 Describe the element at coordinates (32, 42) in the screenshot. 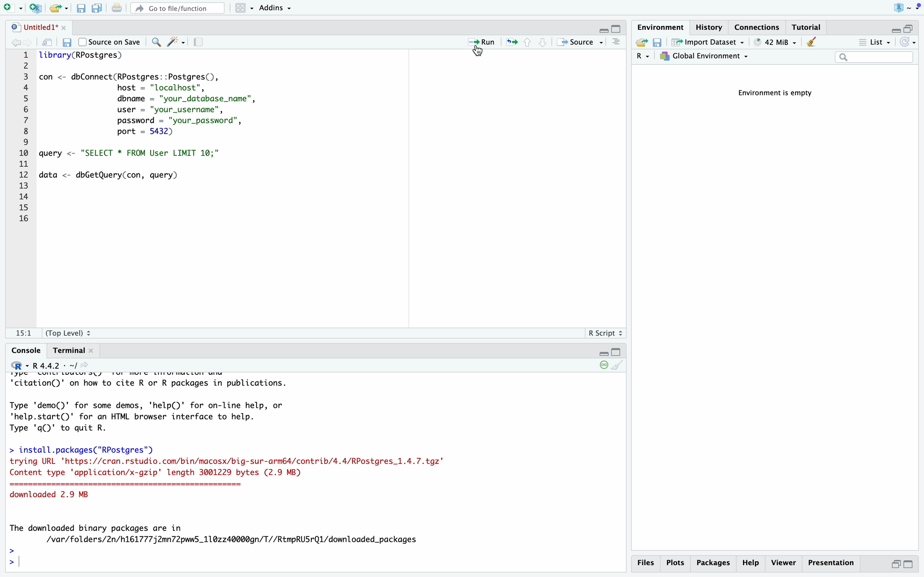

I see `go forward to the next source location` at that location.